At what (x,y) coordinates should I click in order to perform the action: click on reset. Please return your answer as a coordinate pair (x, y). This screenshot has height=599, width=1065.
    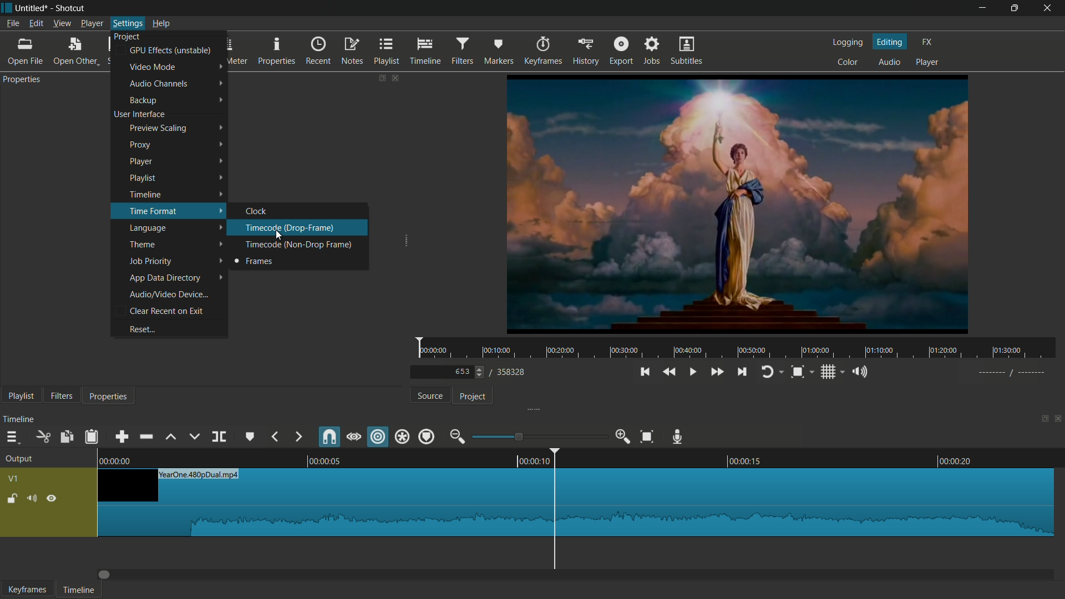
    Looking at the image, I should click on (143, 329).